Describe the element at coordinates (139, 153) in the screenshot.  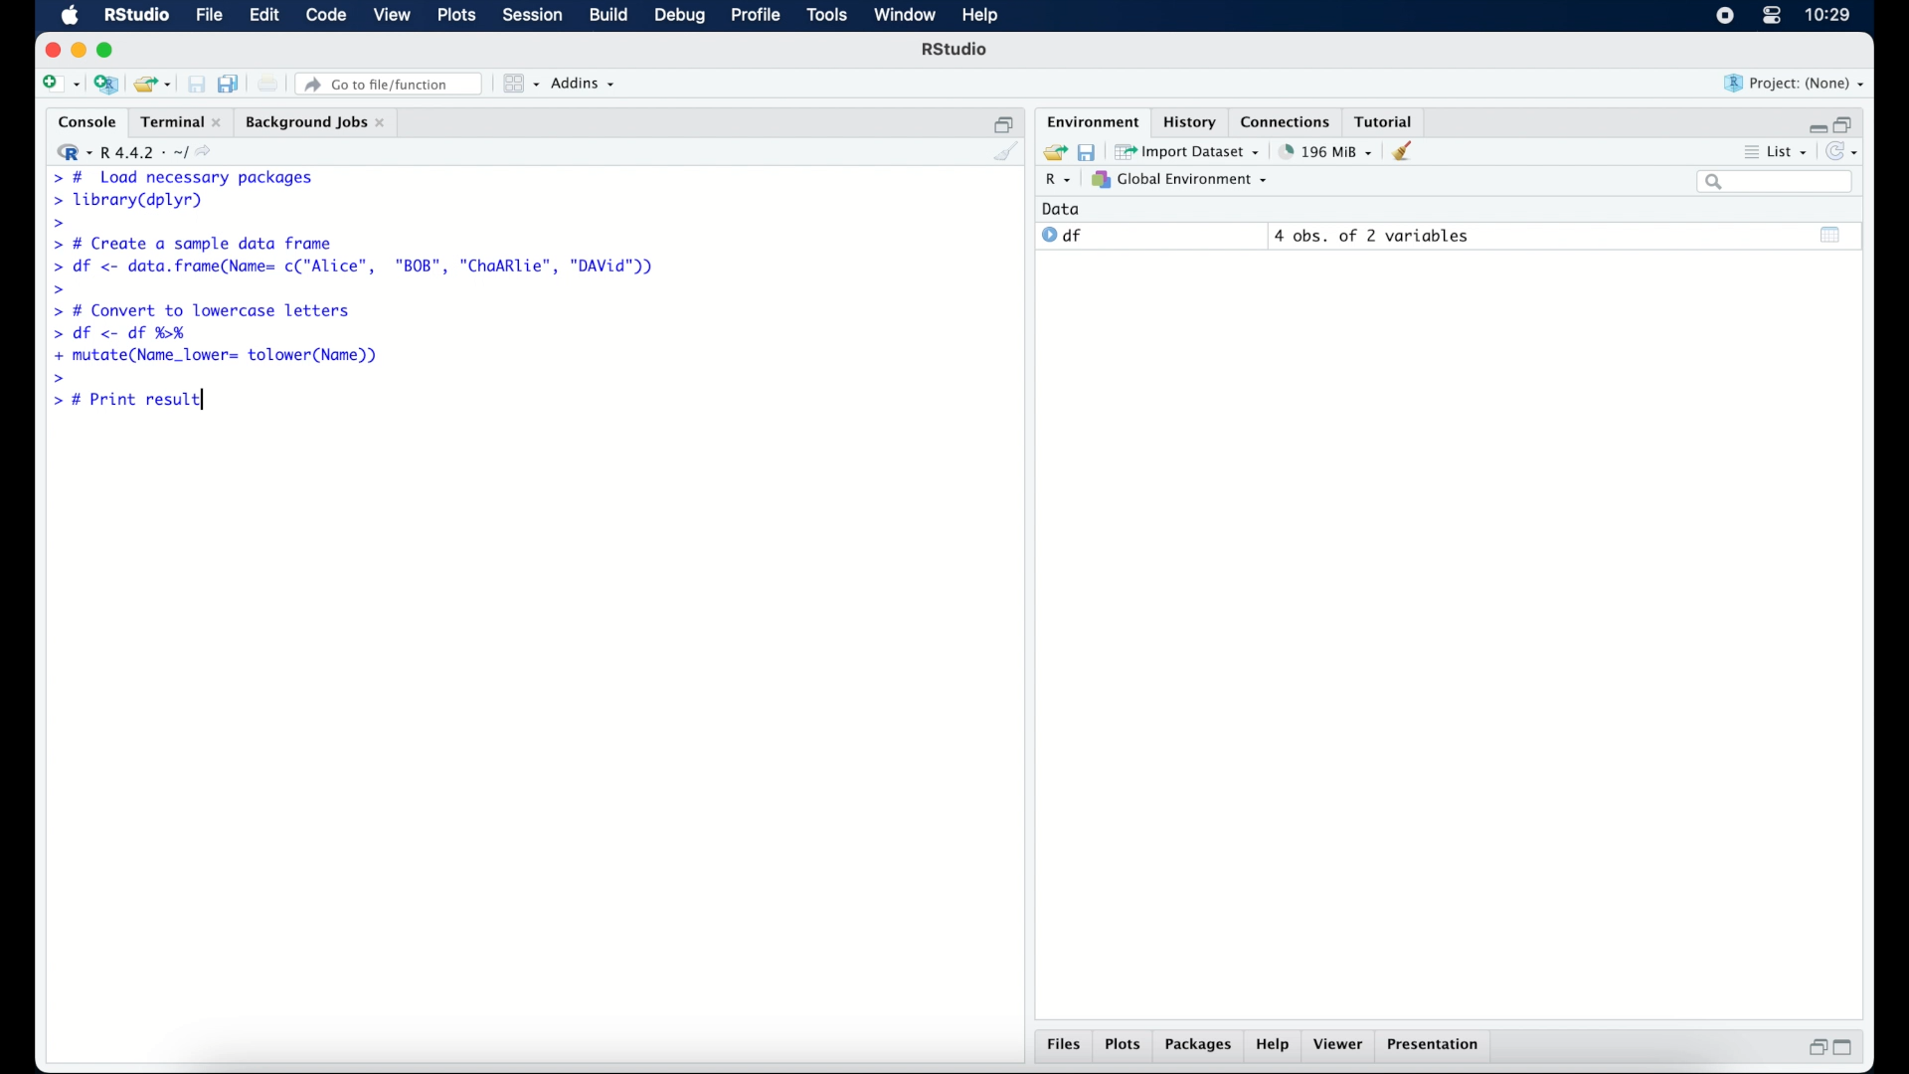
I see `R 4.4.2` at that location.